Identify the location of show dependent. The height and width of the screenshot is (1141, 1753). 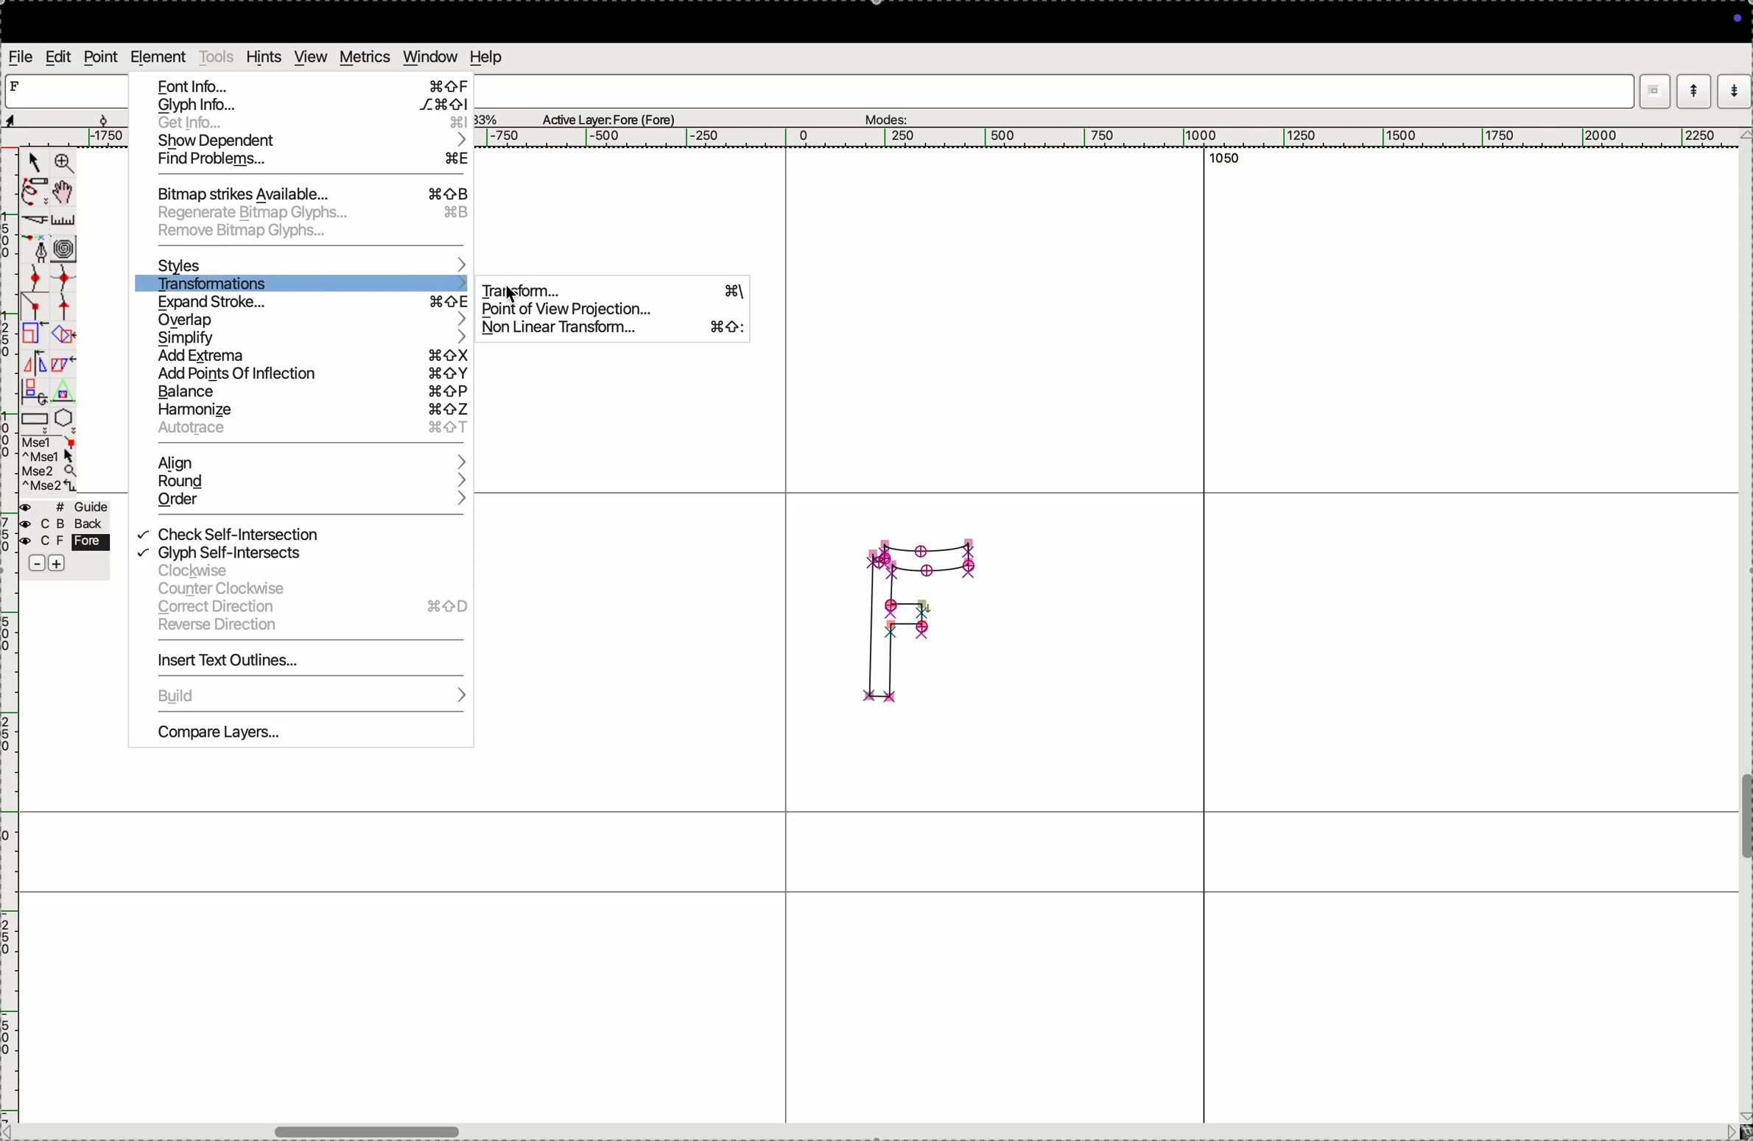
(310, 142).